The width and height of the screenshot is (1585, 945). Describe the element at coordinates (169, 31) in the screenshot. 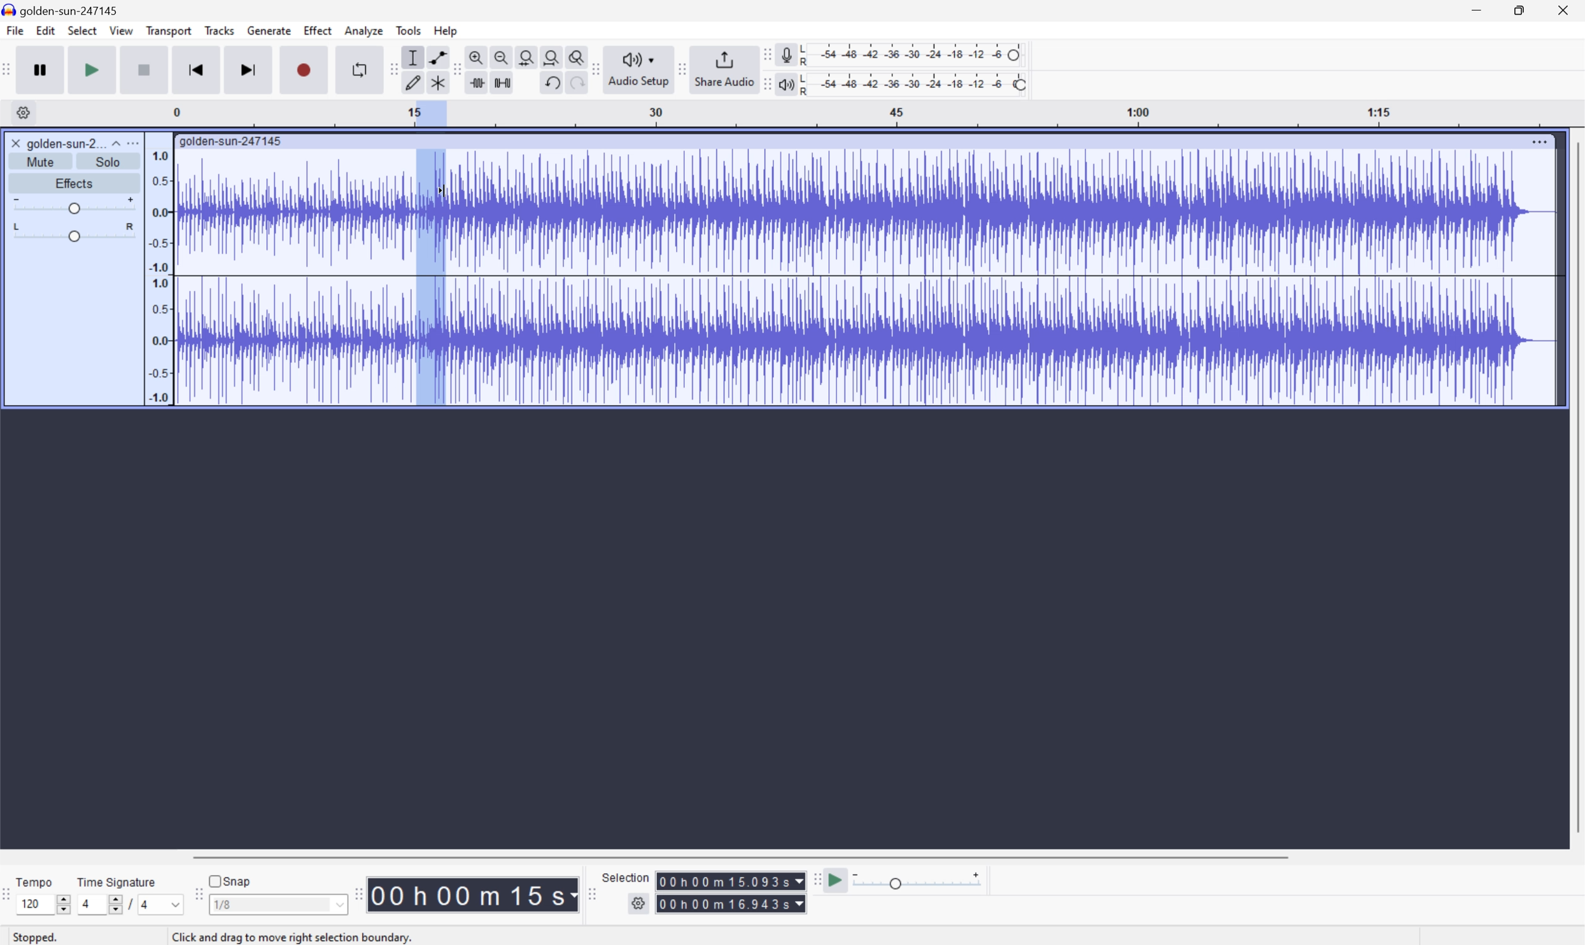

I see `Transport` at that location.